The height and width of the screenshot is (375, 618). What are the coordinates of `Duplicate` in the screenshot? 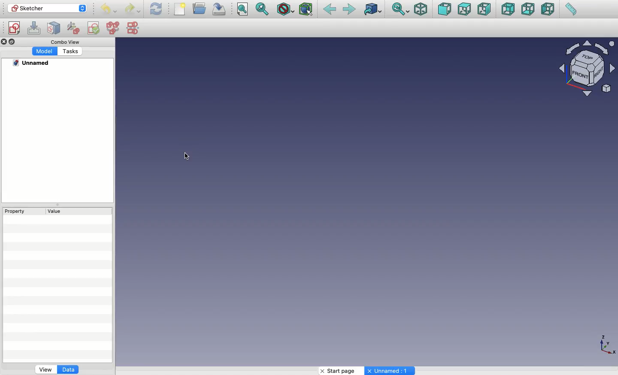 It's located at (13, 41).